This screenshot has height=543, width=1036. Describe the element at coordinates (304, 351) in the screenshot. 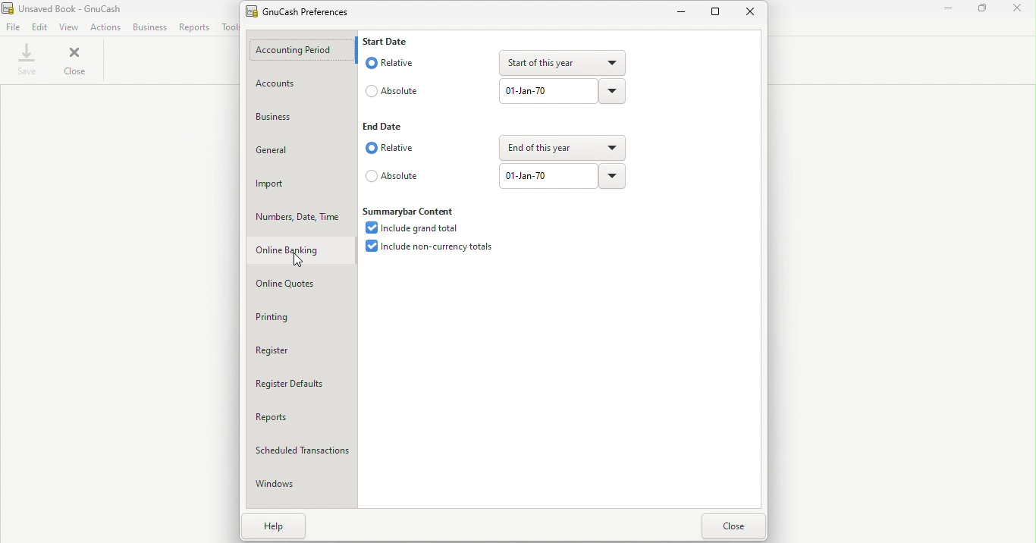

I see `Register` at that location.